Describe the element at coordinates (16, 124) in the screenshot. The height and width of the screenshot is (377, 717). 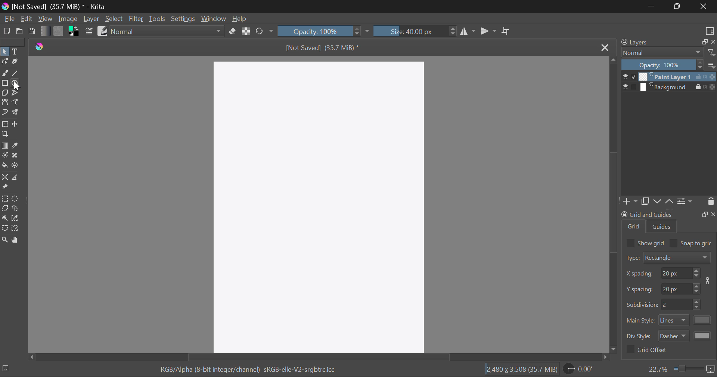
I see `Move Layer` at that location.